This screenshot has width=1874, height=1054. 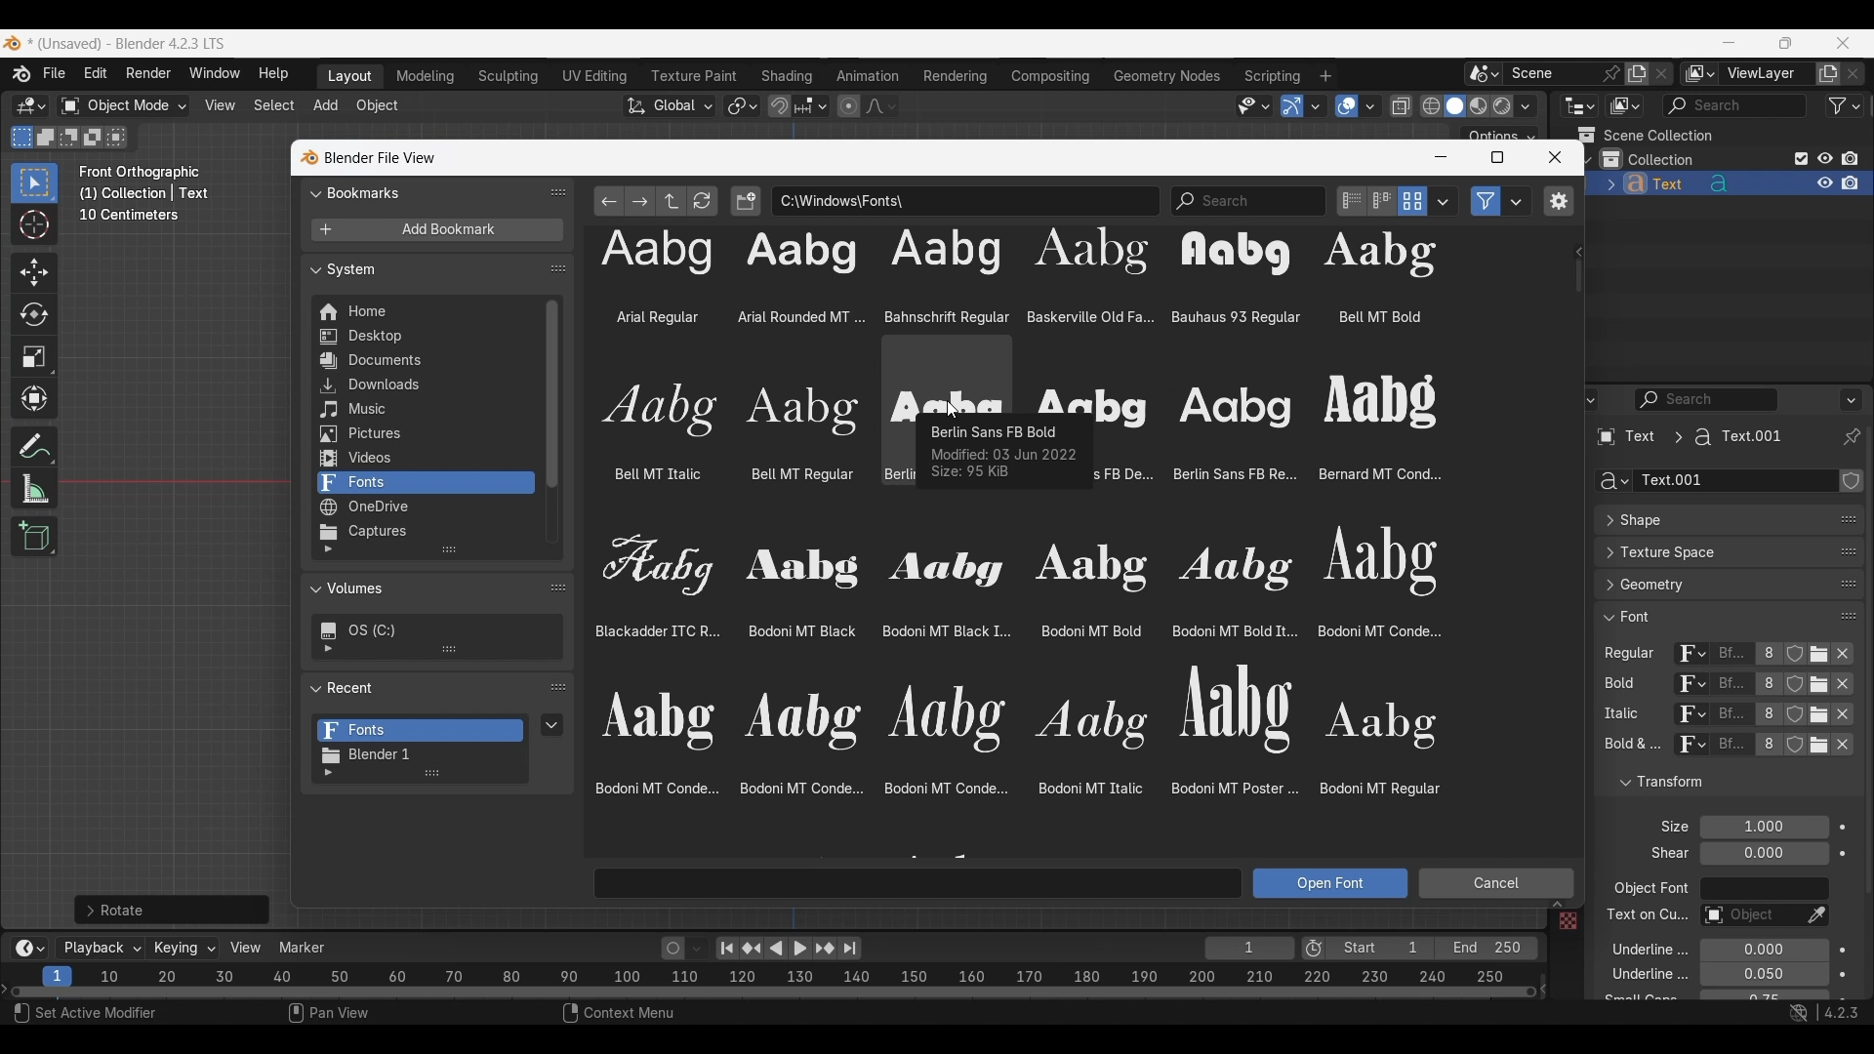 I want to click on Fonts folder, current selection, so click(x=425, y=483).